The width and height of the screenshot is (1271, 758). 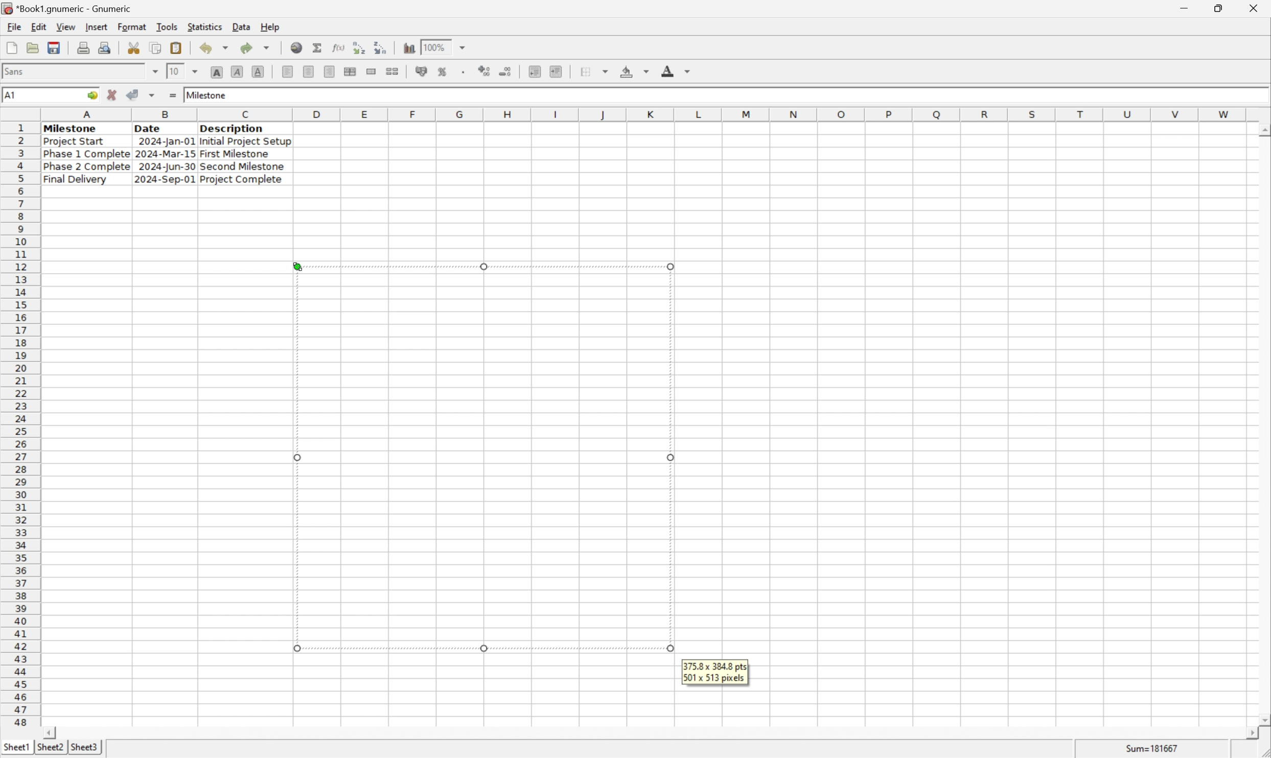 What do you see at coordinates (1192, 7) in the screenshot?
I see `minimize` at bounding box center [1192, 7].